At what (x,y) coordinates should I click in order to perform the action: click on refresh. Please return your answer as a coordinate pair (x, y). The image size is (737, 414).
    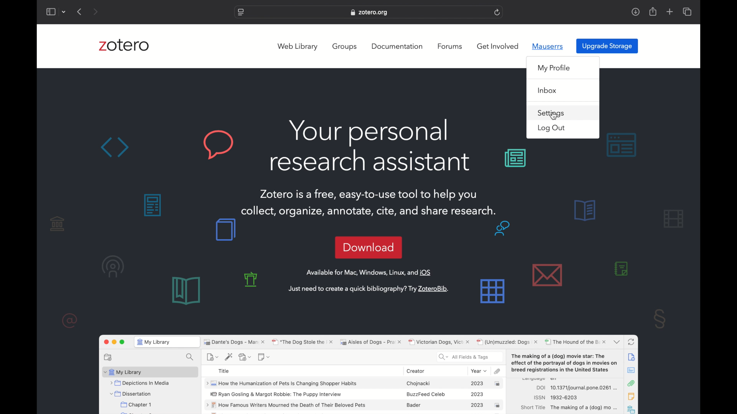
    Looking at the image, I should click on (497, 13).